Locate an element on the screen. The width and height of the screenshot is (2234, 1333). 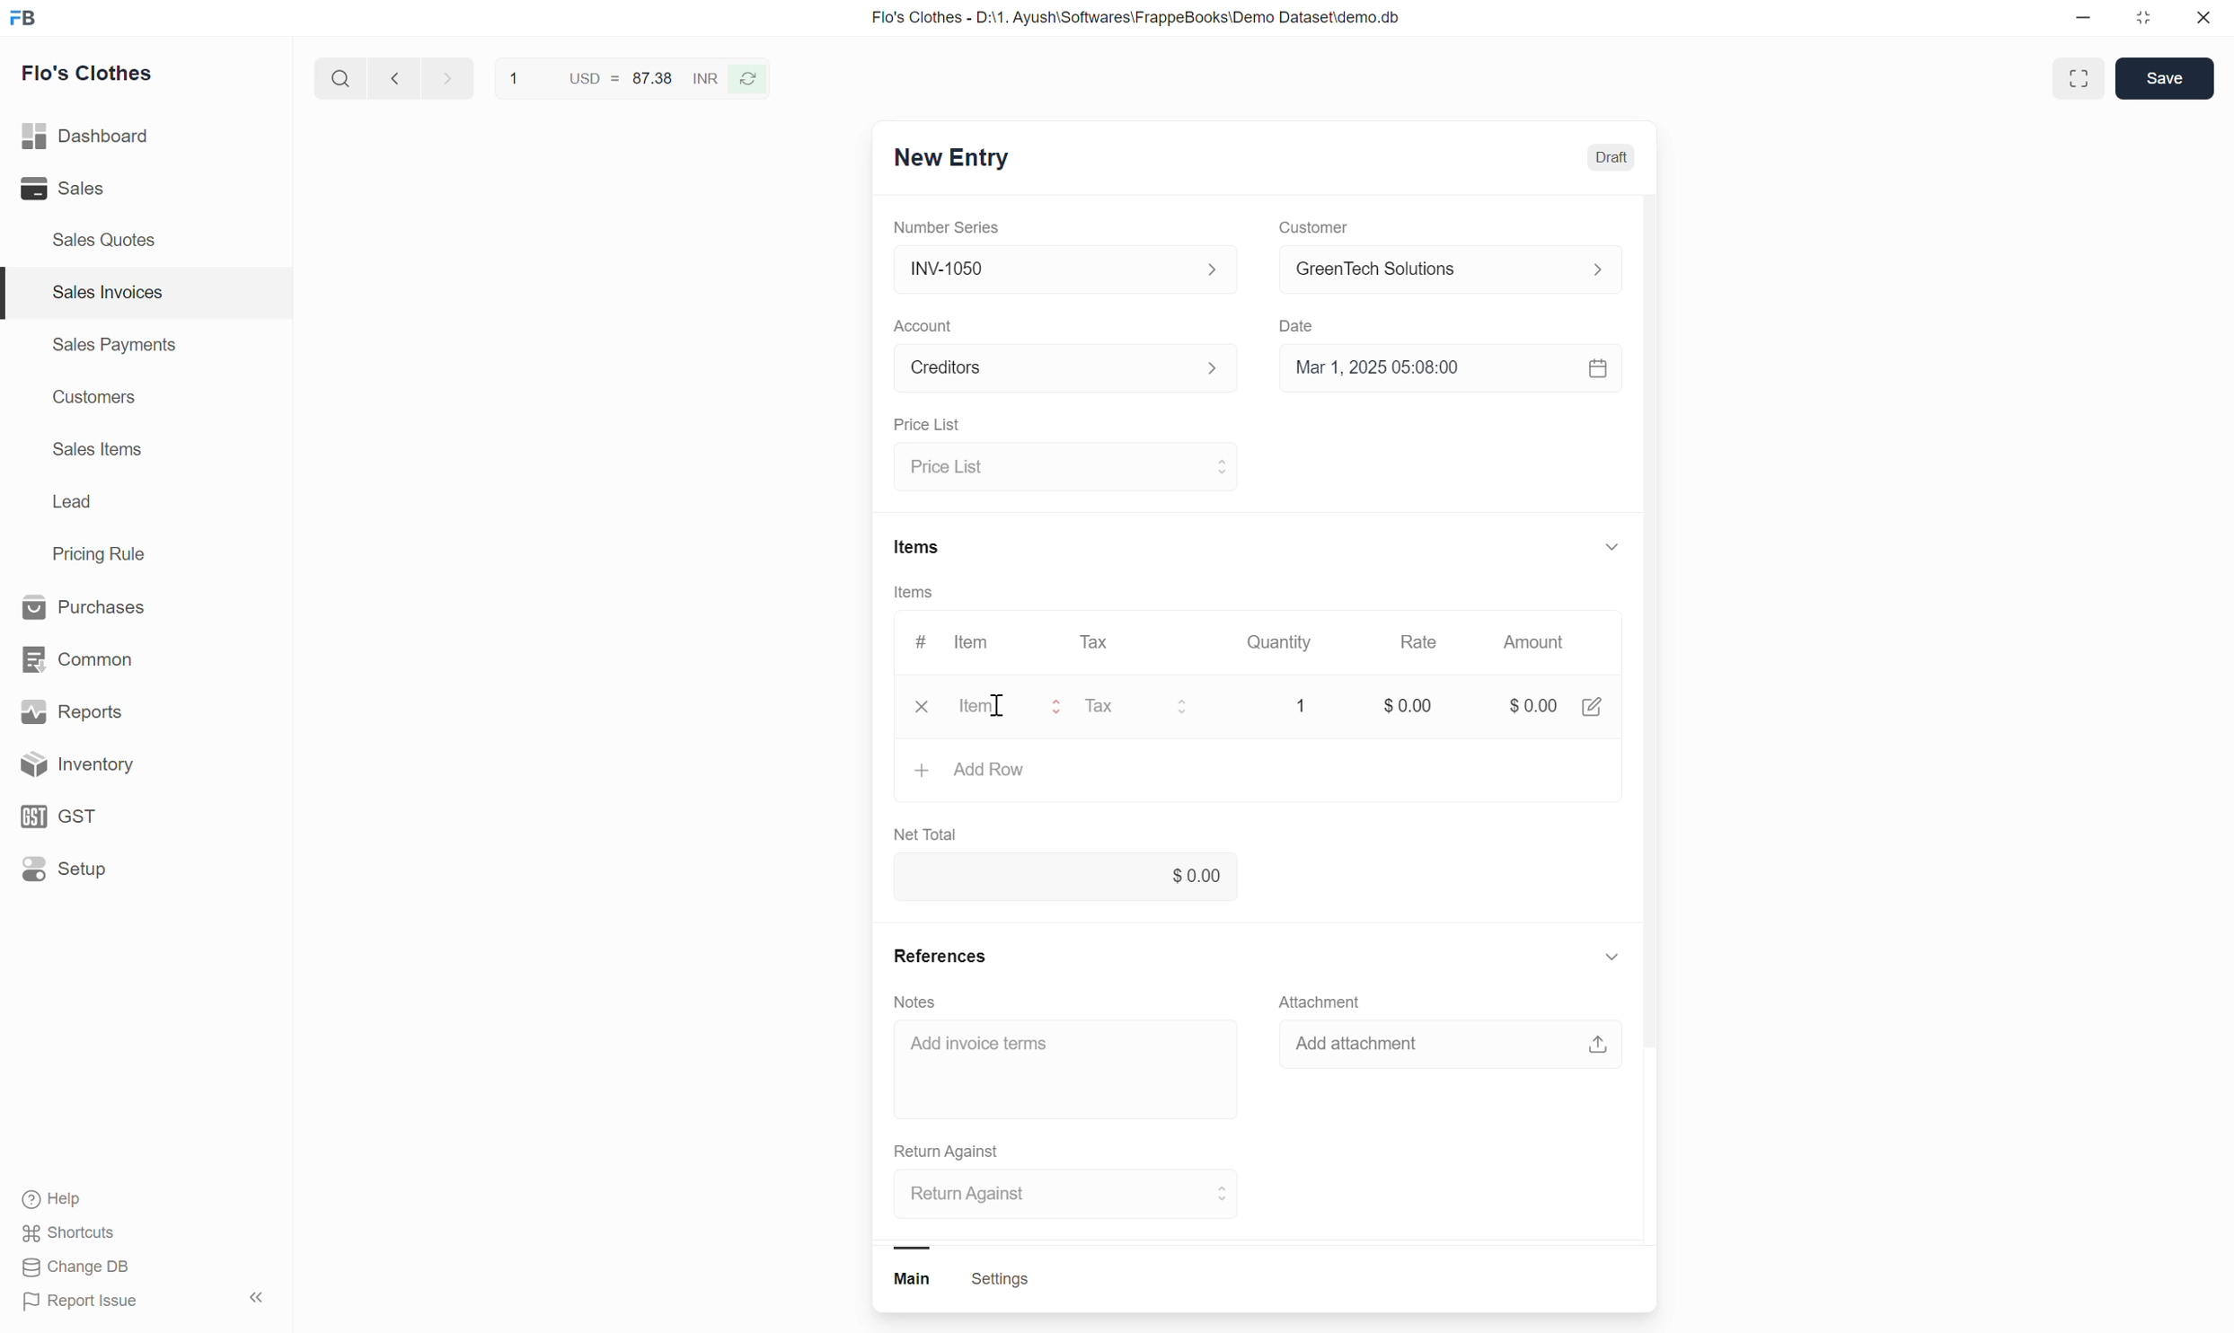
Report Issue  is located at coordinates (95, 1304).